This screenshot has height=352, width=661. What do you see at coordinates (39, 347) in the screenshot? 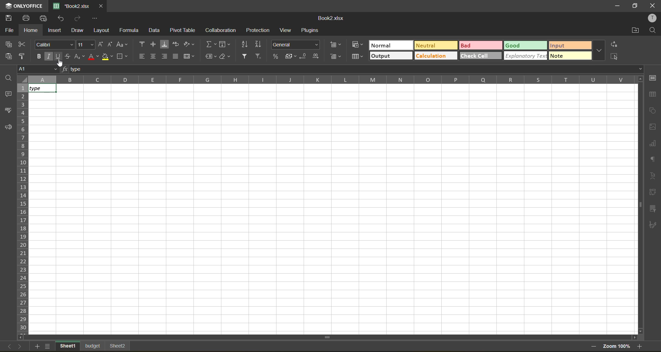
I see `add sheet` at bounding box center [39, 347].